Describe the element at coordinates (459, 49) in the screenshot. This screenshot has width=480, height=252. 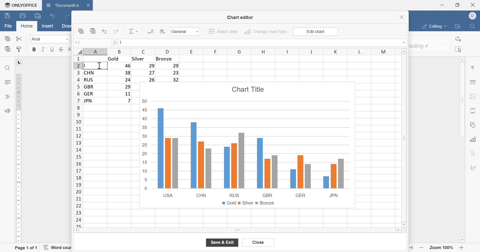
I see `select all` at that location.